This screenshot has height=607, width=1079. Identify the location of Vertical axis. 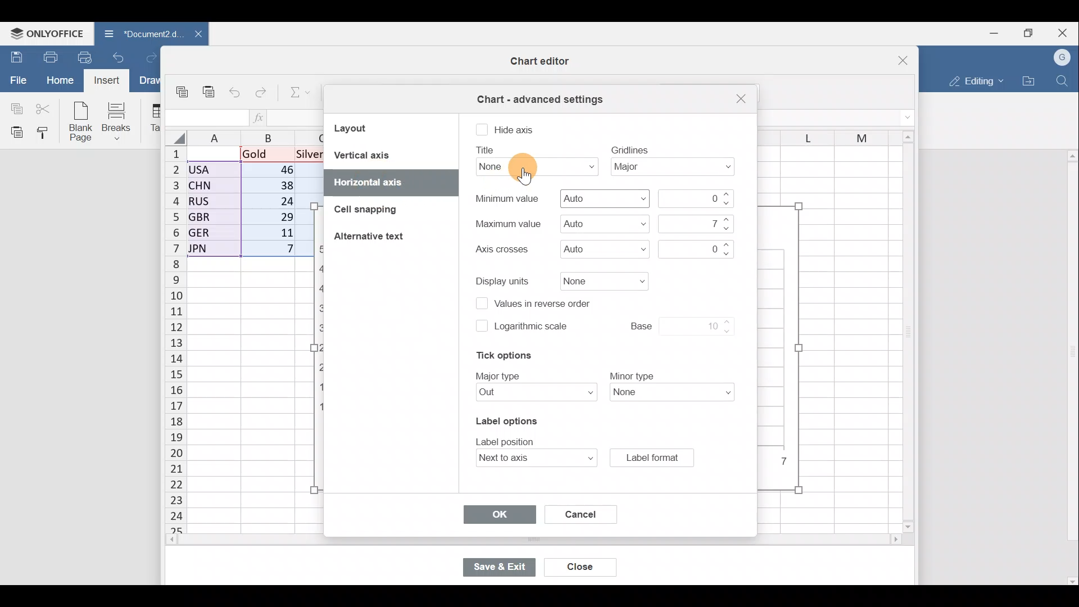
(389, 155).